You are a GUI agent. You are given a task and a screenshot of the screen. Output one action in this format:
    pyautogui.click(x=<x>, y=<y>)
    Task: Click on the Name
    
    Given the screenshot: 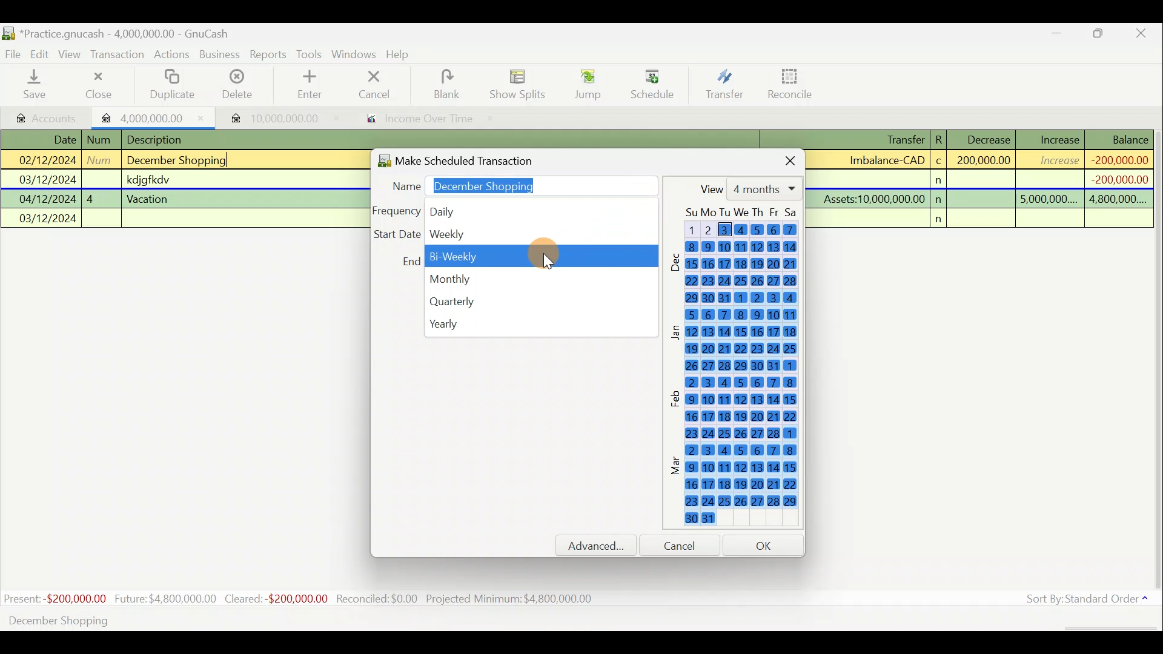 What is the action you would take?
    pyautogui.click(x=519, y=183)
    